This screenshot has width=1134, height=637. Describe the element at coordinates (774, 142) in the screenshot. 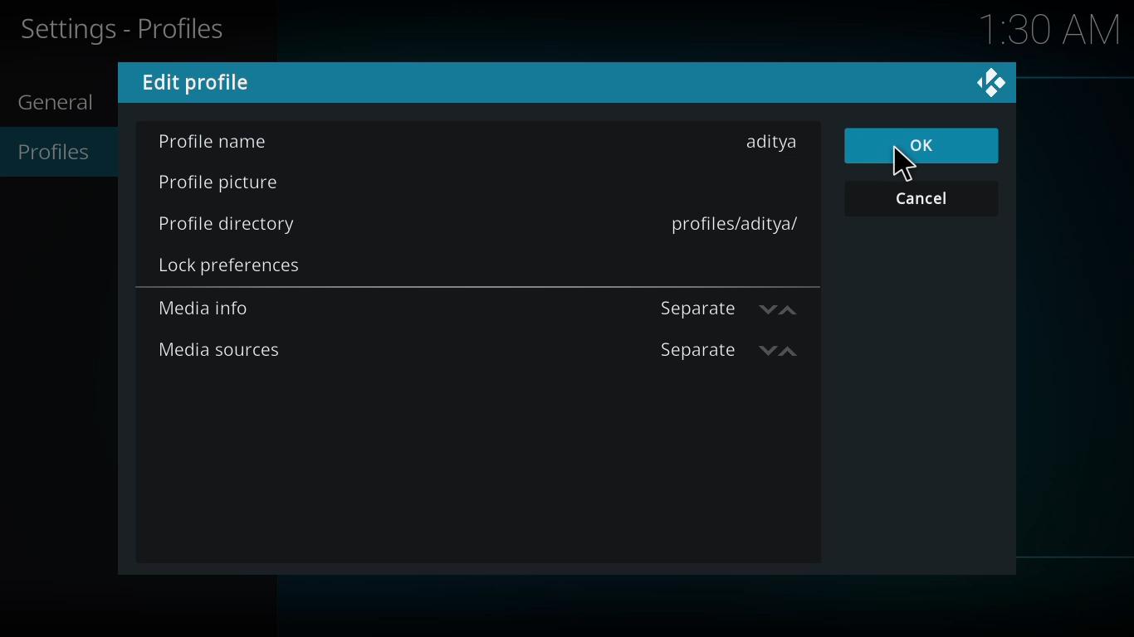

I see `aditya` at that location.